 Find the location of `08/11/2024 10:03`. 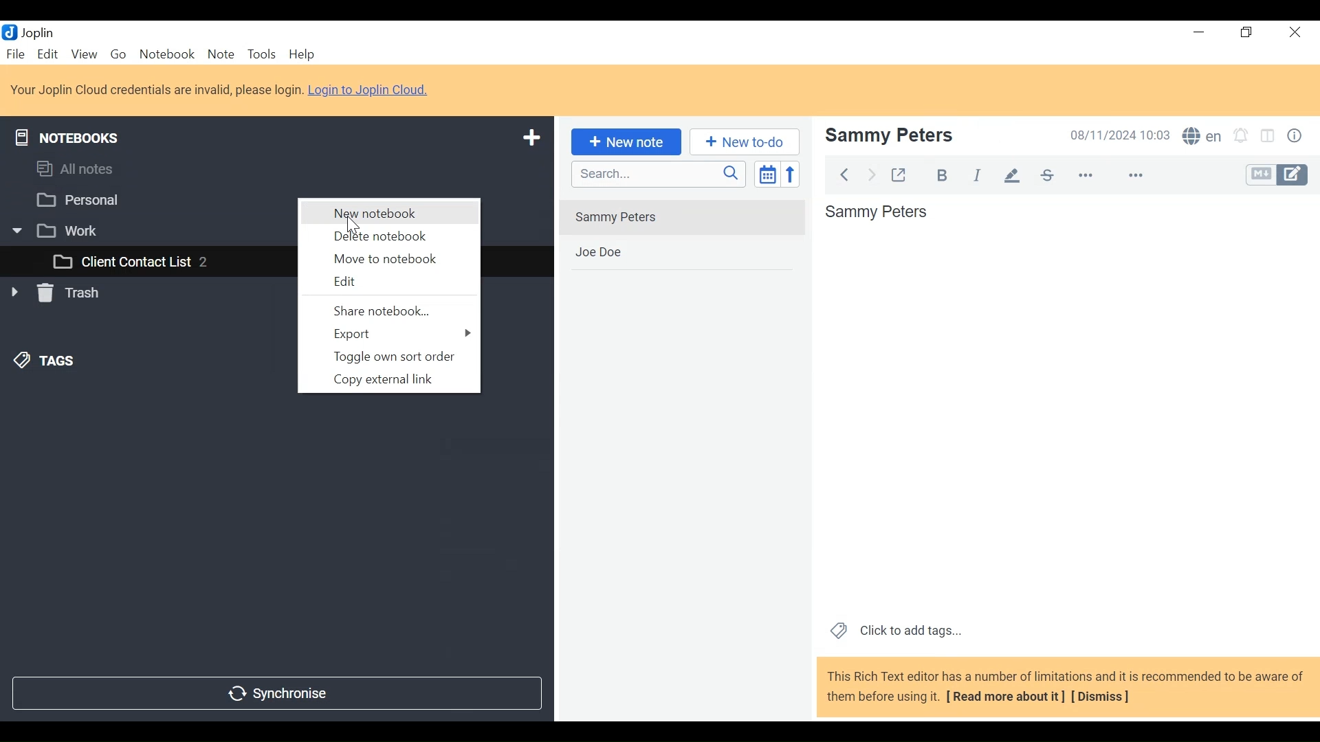

08/11/2024 10:03 is located at coordinates (1114, 135).